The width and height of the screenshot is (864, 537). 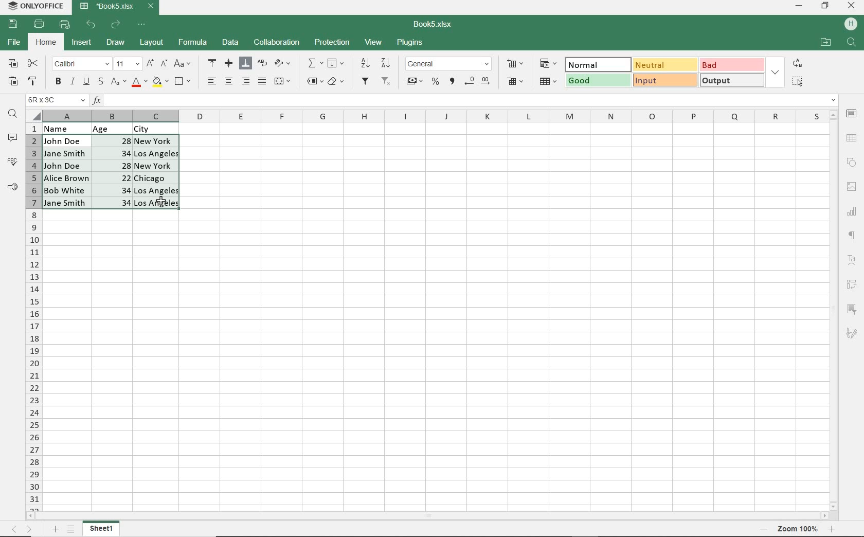 What do you see at coordinates (314, 82) in the screenshot?
I see `NAMED RANGES` at bounding box center [314, 82].